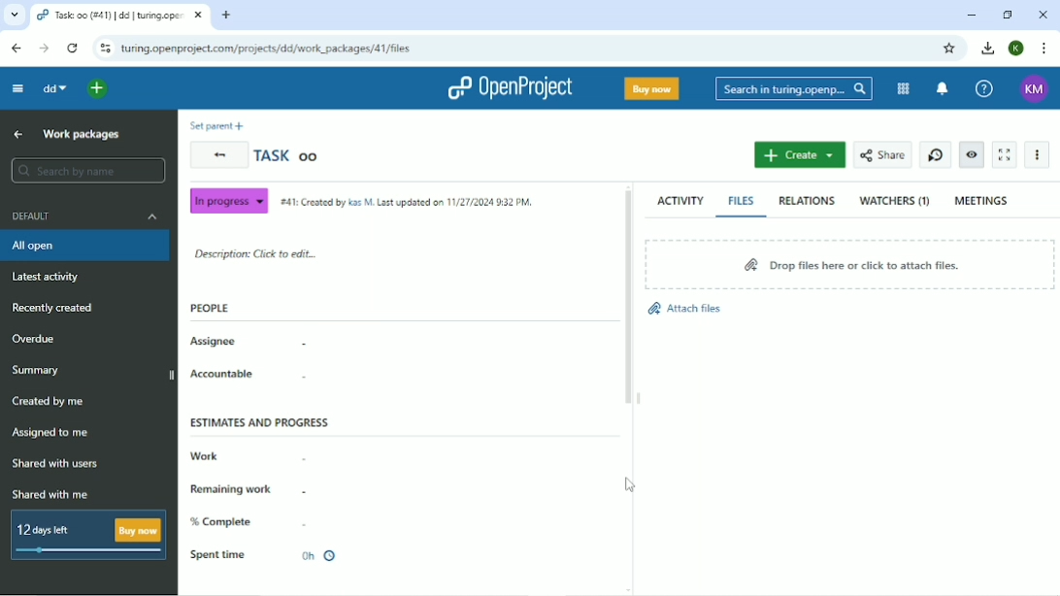 Image resolution: width=1060 pixels, height=596 pixels. What do you see at coordinates (631, 590) in the screenshot?
I see `scroll down` at bounding box center [631, 590].